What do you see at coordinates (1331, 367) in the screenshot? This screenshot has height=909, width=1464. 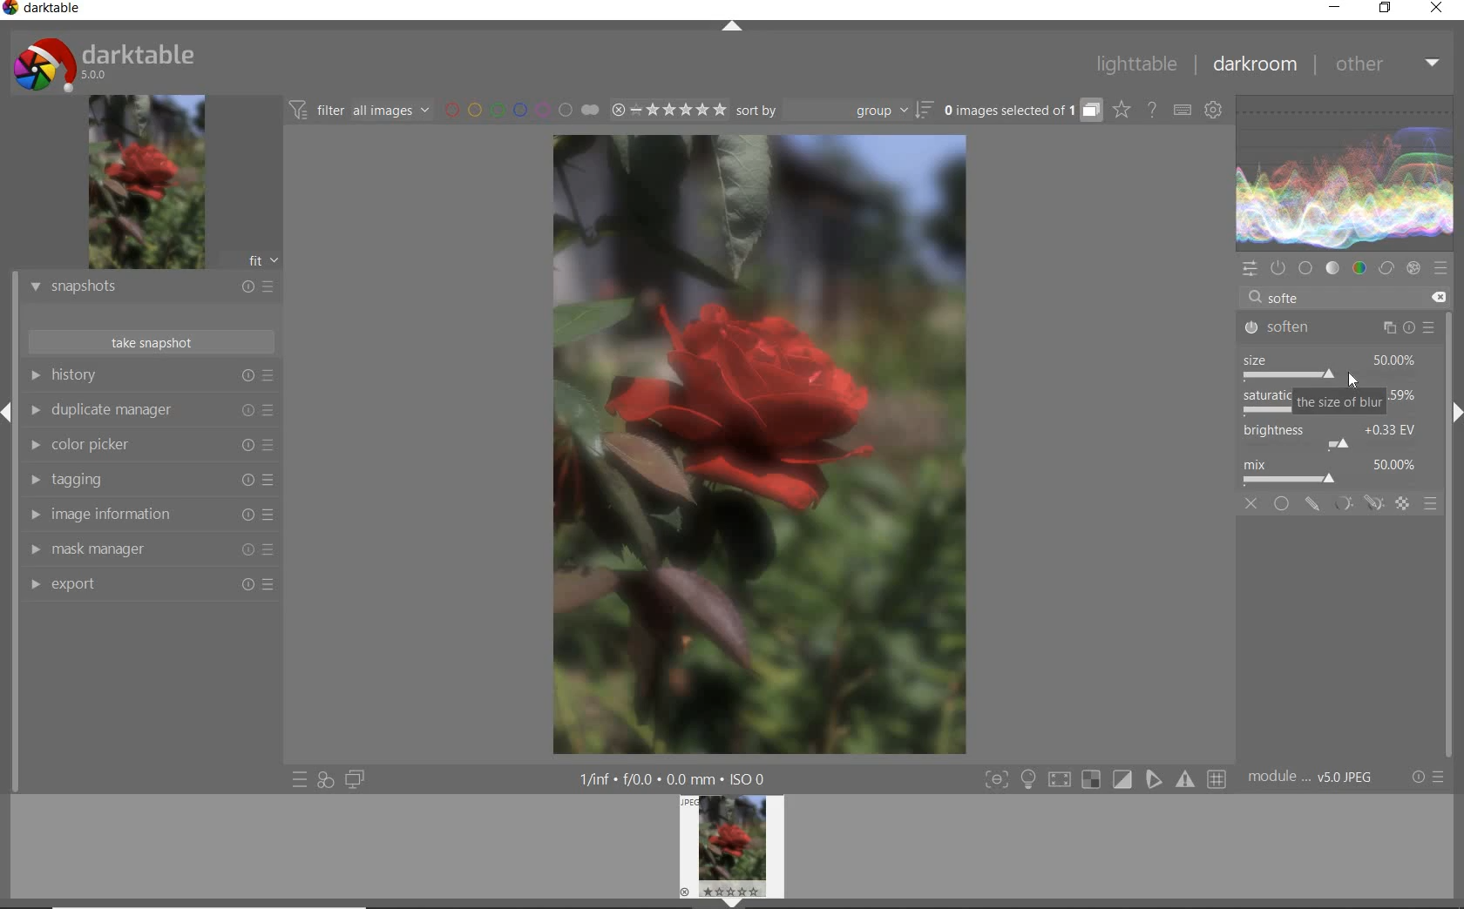 I see `size` at bounding box center [1331, 367].